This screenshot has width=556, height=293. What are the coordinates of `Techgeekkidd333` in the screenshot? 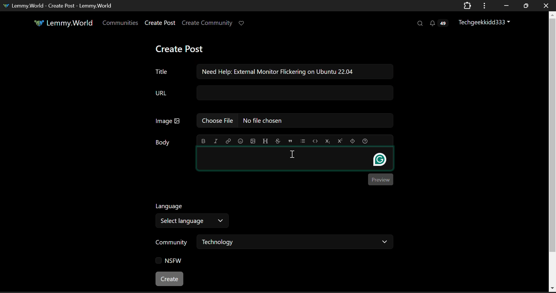 It's located at (485, 21).